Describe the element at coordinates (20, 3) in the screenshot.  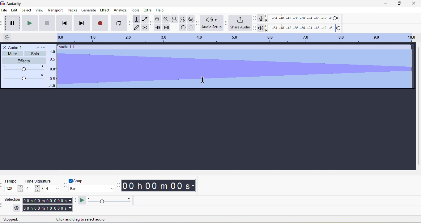
I see `title` at that location.